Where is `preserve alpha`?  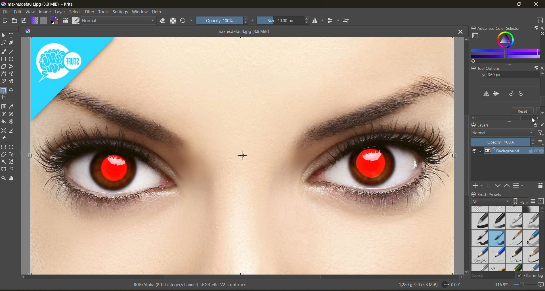
preserve alpha is located at coordinates (173, 21).